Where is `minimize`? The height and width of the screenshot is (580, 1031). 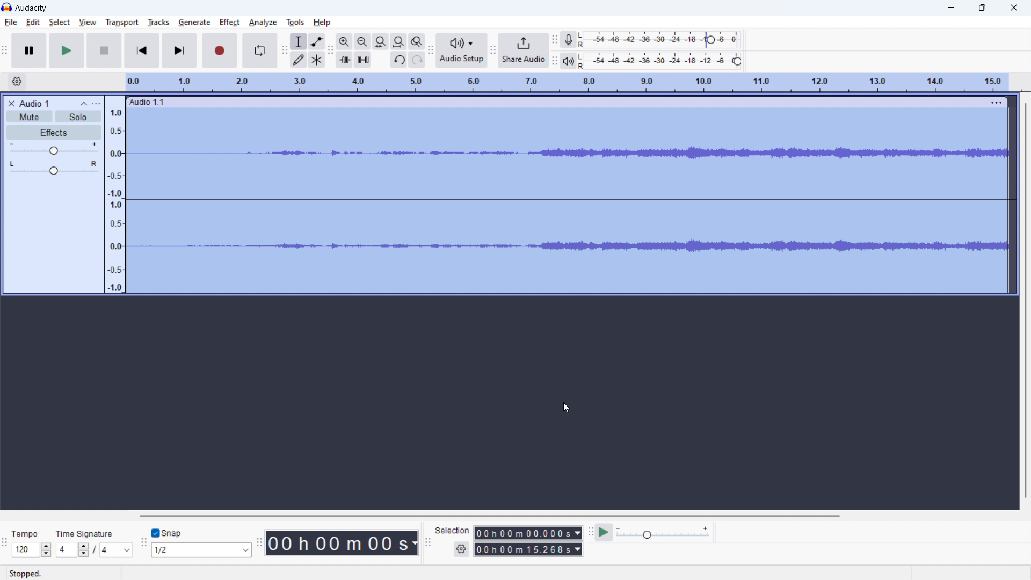
minimize is located at coordinates (952, 9).